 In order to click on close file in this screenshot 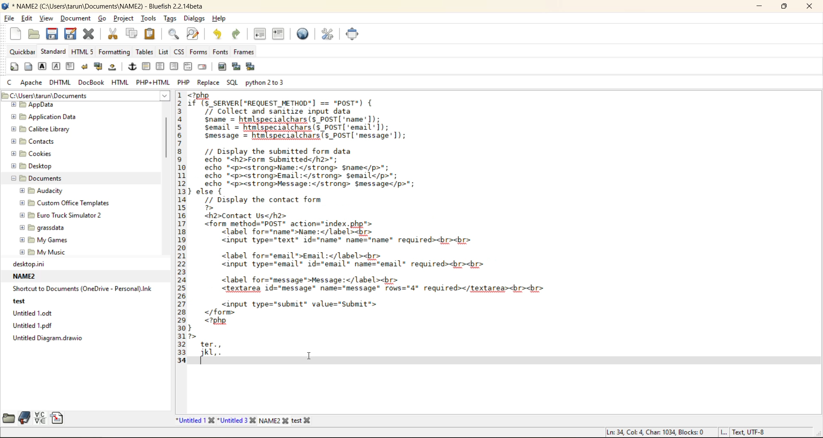, I will do `click(89, 36)`.